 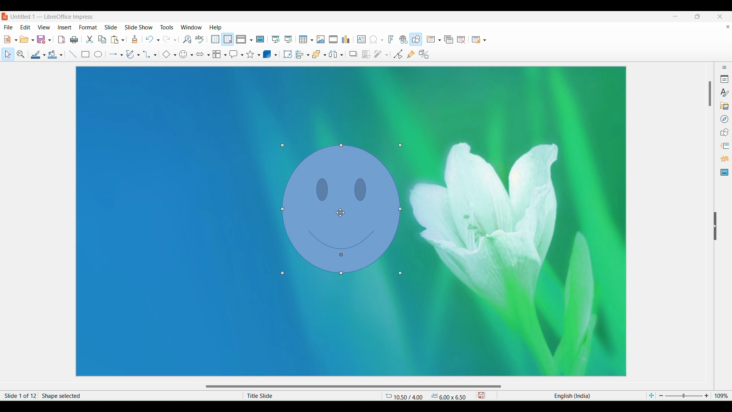 I want to click on Selected symbol, so click(x=183, y=55).